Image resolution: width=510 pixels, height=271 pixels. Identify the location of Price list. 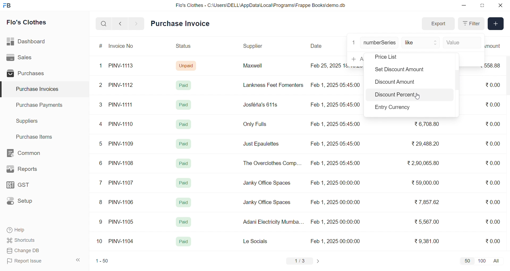
(394, 57).